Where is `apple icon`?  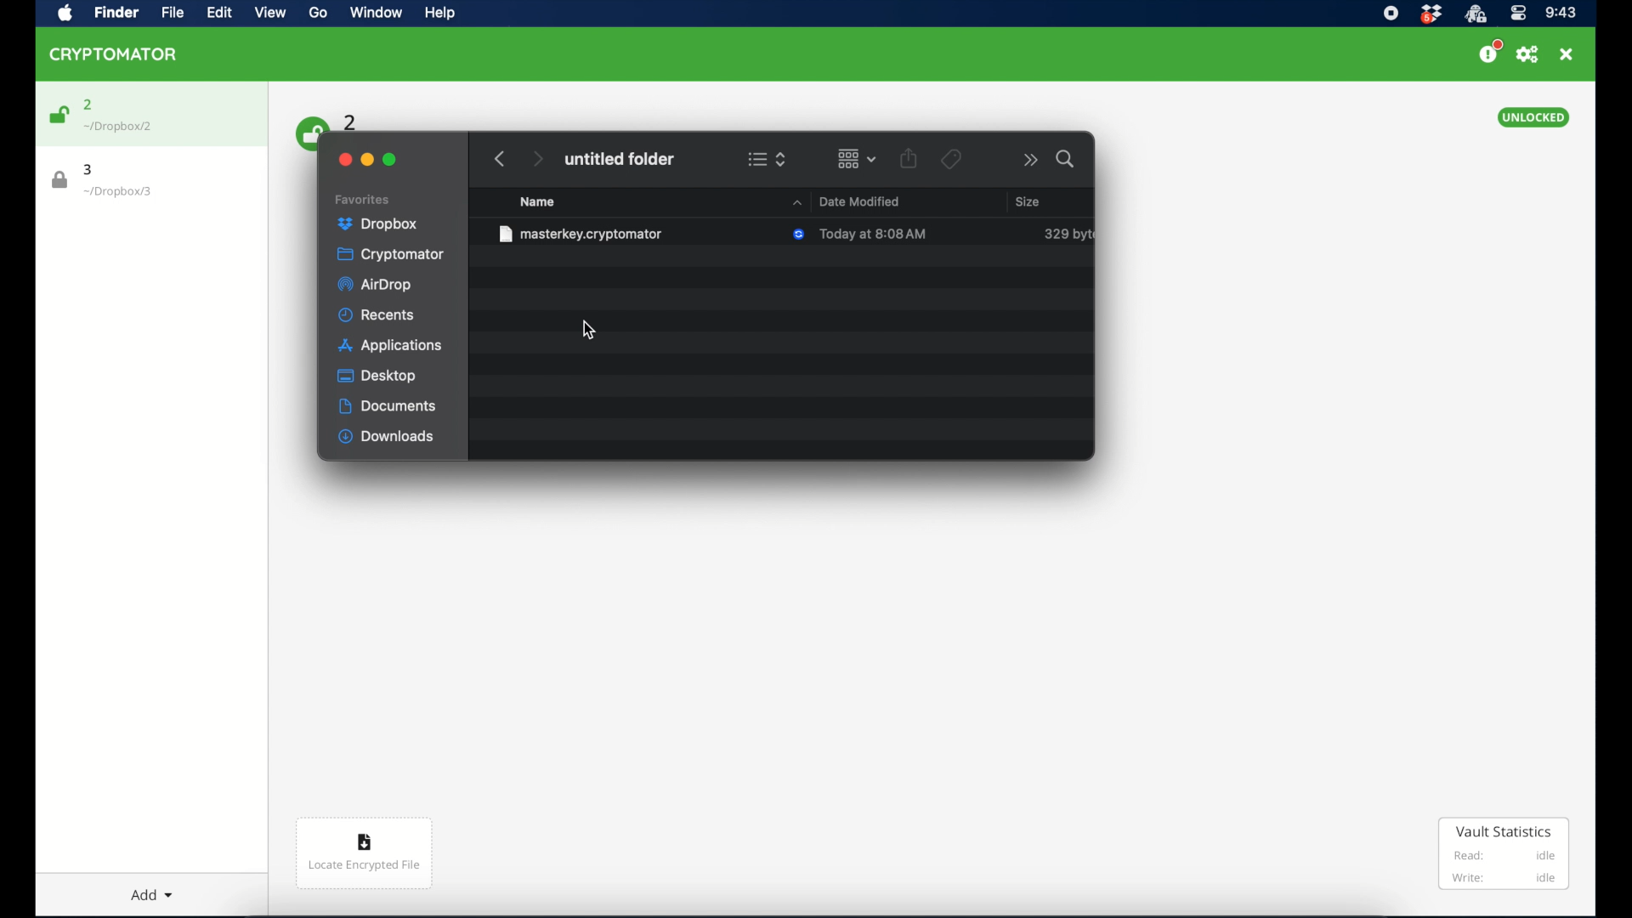 apple icon is located at coordinates (65, 14).